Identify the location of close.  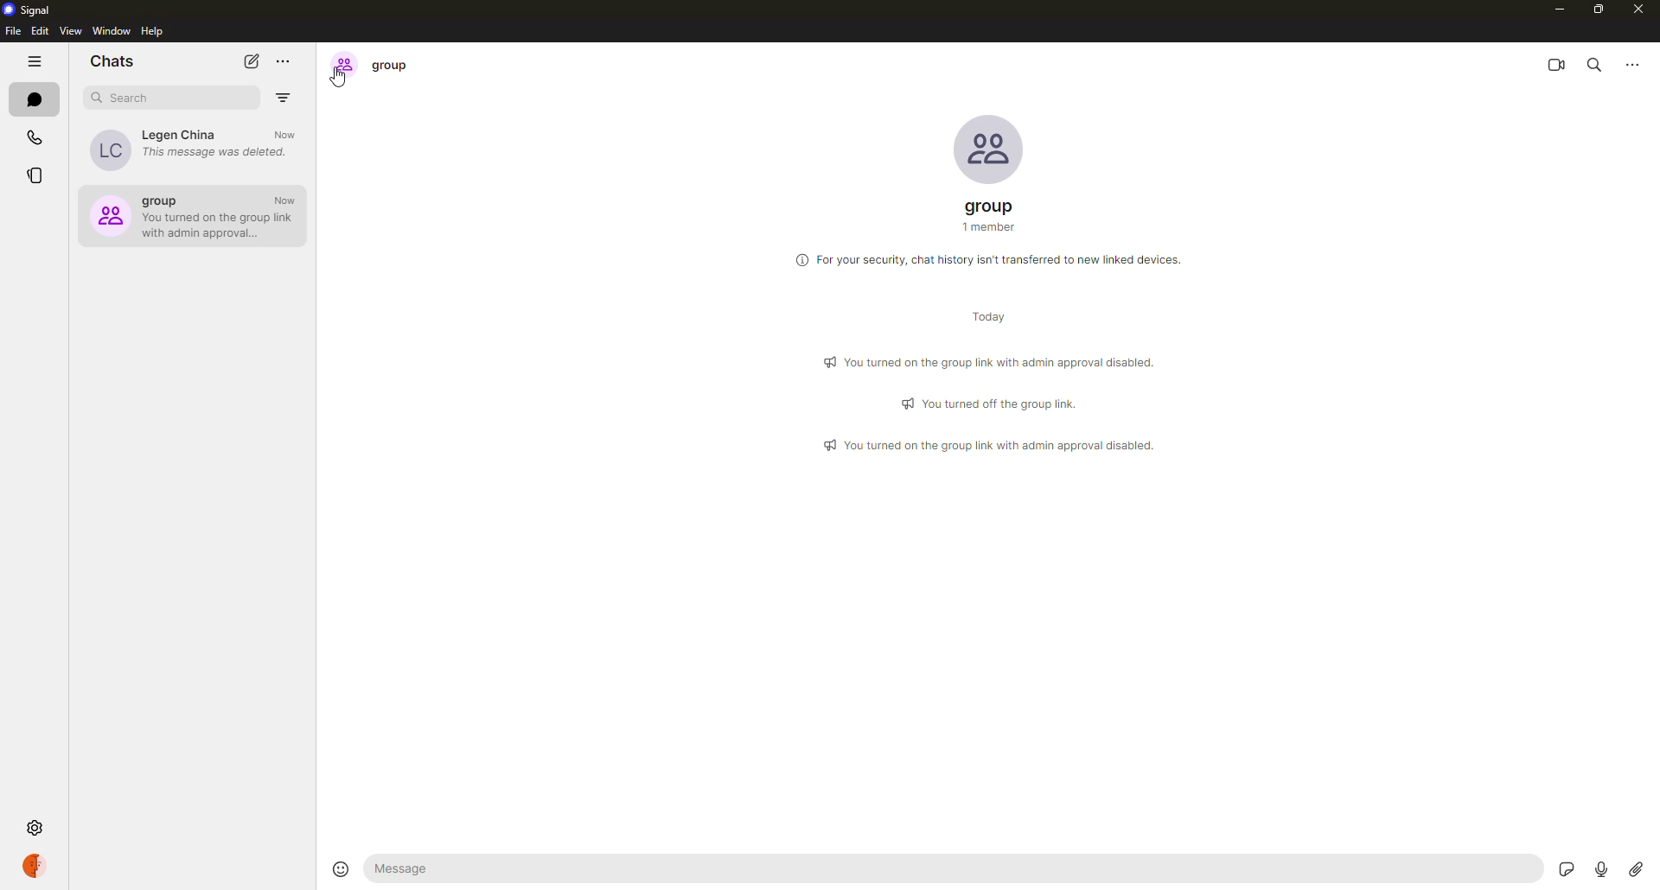
(1641, 10).